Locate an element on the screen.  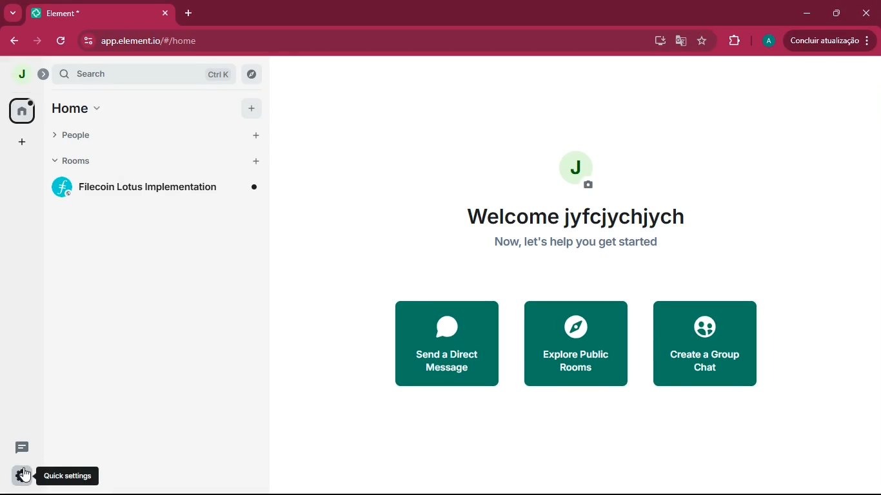
rooms is located at coordinates (135, 162).